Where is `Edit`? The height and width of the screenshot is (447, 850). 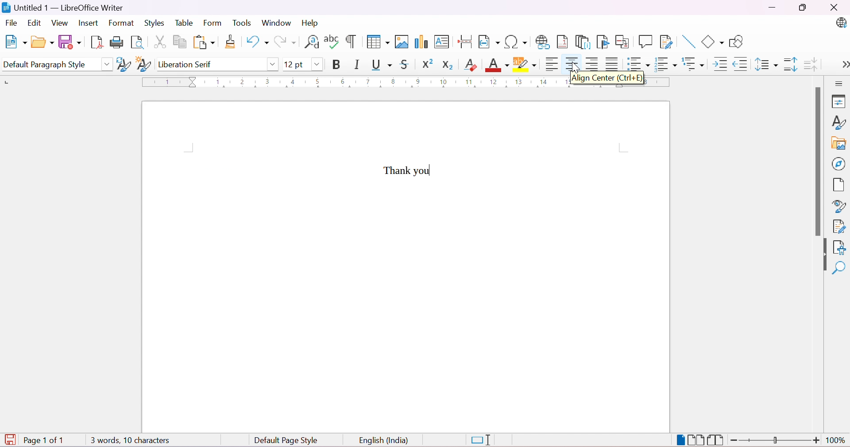 Edit is located at coordinates (34, 23).